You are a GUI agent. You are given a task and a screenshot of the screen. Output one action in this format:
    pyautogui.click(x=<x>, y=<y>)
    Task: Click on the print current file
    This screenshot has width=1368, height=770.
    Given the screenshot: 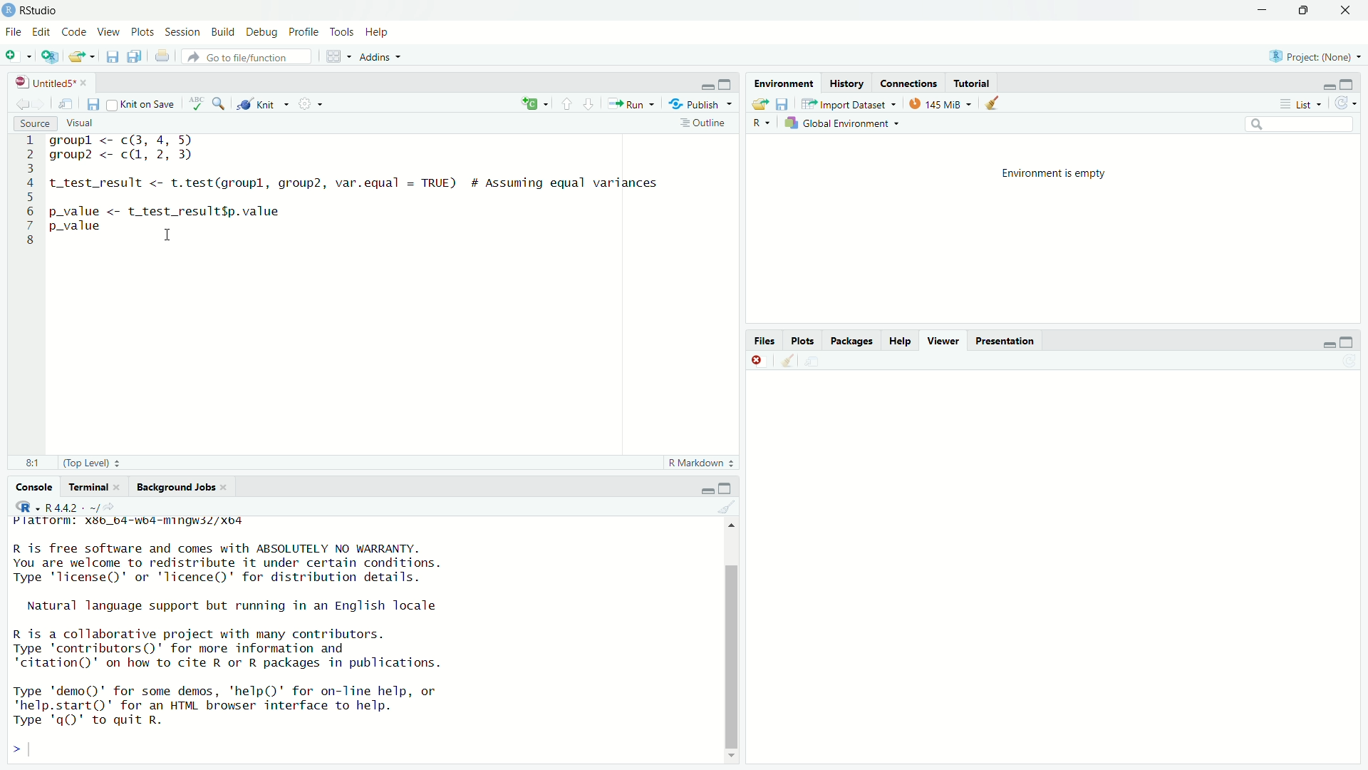 What is the action you would take?
    pyautogui.click(x=160, y=56)
    